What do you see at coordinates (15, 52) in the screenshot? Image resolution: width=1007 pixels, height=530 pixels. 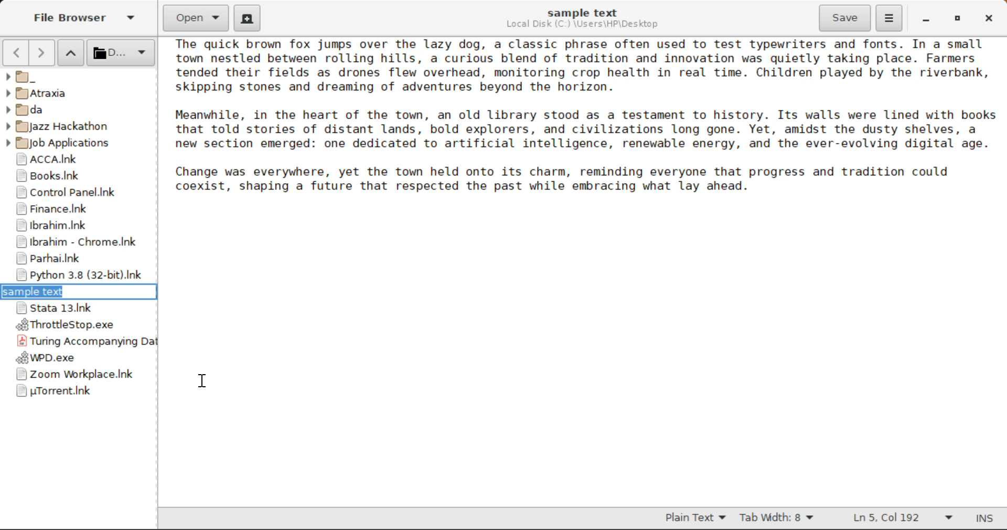 I see `Previous Page` at bounding box center [15, 52].